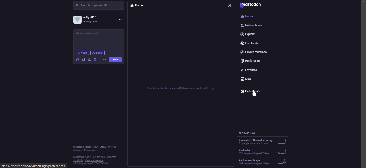 The height and width of the screenshot is (168, 366). What do you see at coordinates (82, 52) in the screenshot?
I see `public` at bounding box center [82, 52].